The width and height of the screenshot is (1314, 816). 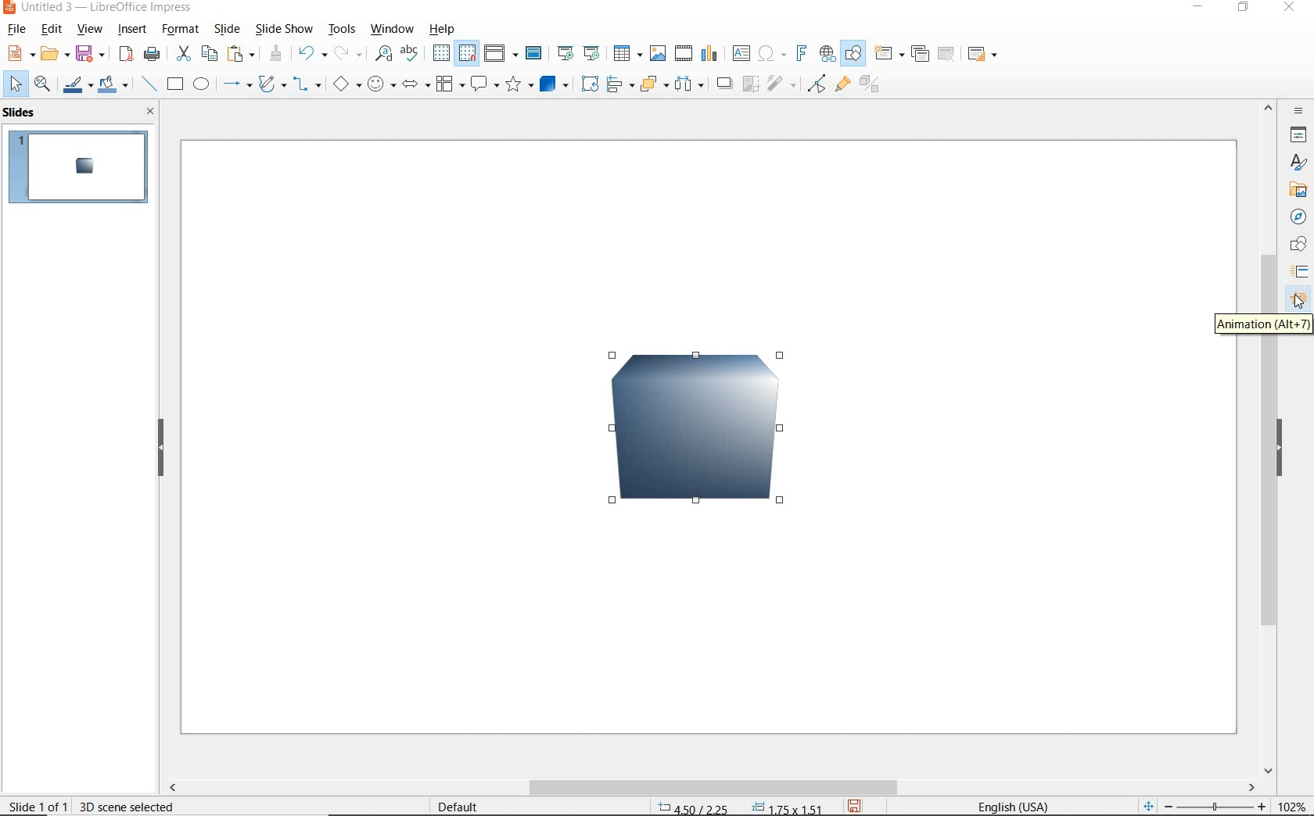 What do you see at coordinates (1299, 245) in the screenshot?
I see `SHAPES` at bounding box center [1299, 245].